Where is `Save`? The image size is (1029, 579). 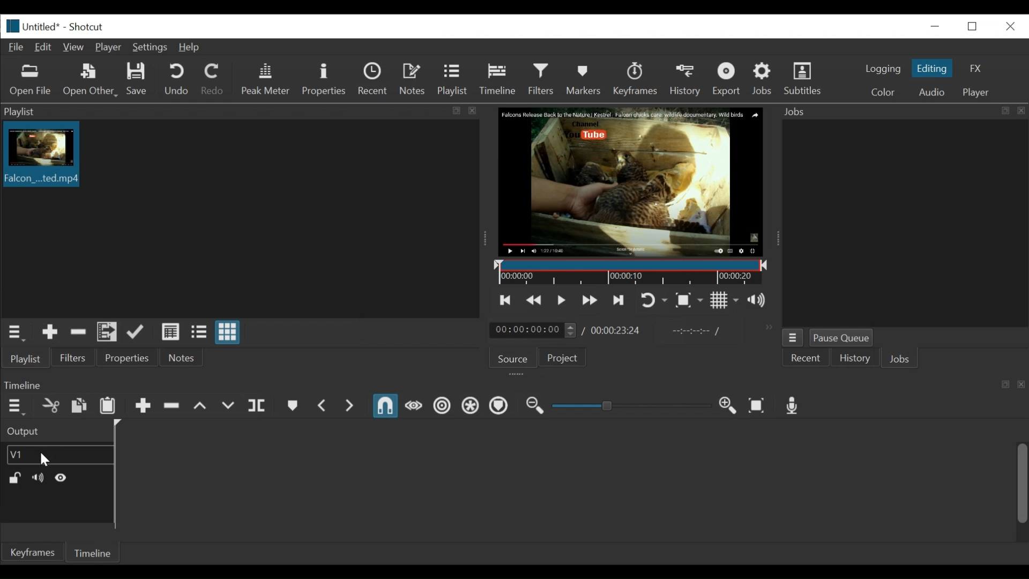
Save is located at coordinates (139, 79).